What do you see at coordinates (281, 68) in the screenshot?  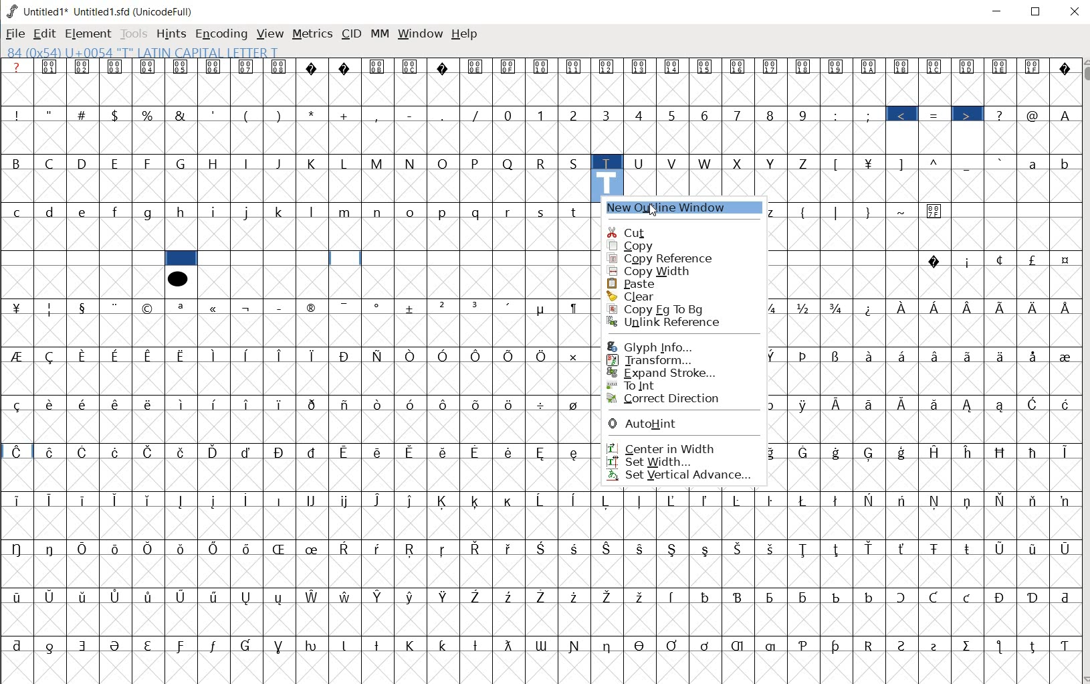 I see `Symbol` at bounding box center [281, 68].